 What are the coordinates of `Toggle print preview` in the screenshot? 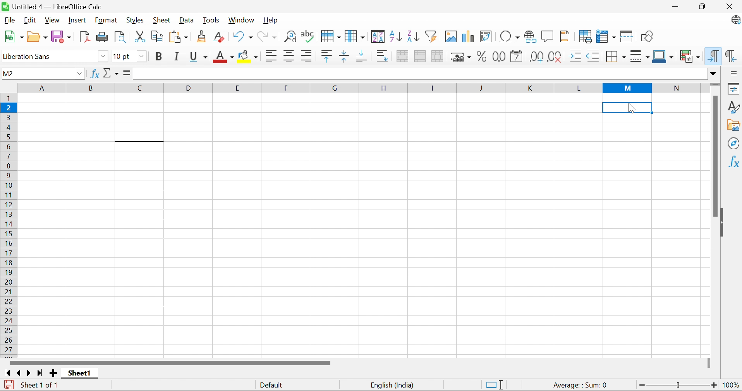 It's located at (120, 38).